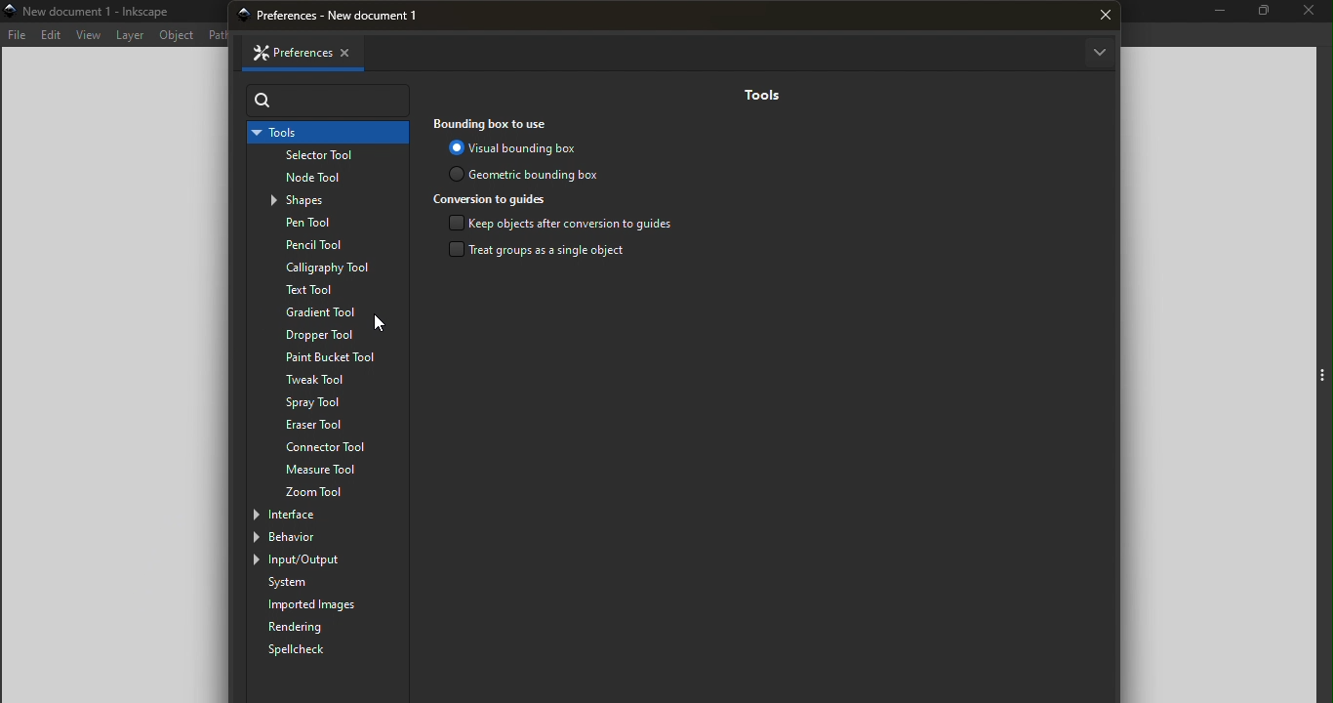 This screenshot has height=703, width=1333. What do you see at coordinates (332, 583) in the screenshot?
I see `System` at bounding box center [332, 583].